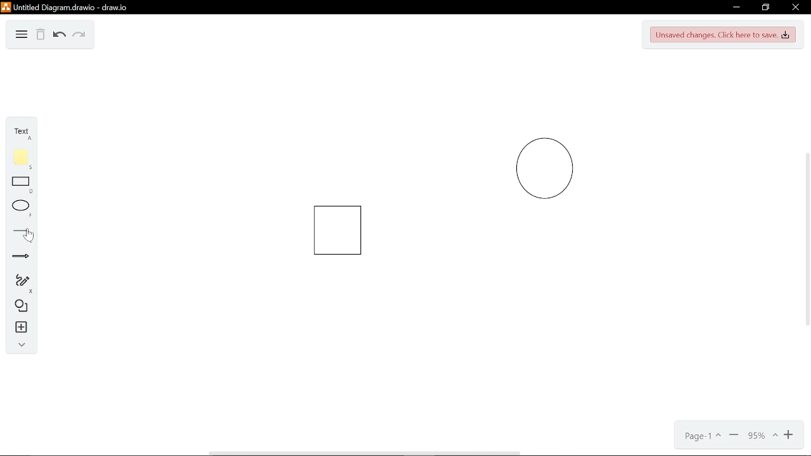 Image resolution: width=811 pixels, height=456 pixels. Describe the element at coordinates (16, 257) in the screenshot. I see `Arrow` at that location.